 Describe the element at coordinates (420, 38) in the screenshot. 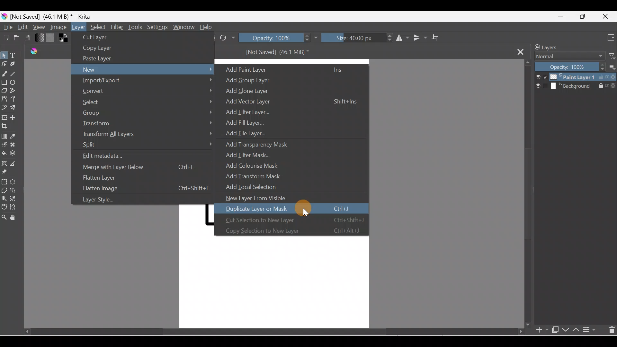

I see `Vertical mirror tool` at that location.